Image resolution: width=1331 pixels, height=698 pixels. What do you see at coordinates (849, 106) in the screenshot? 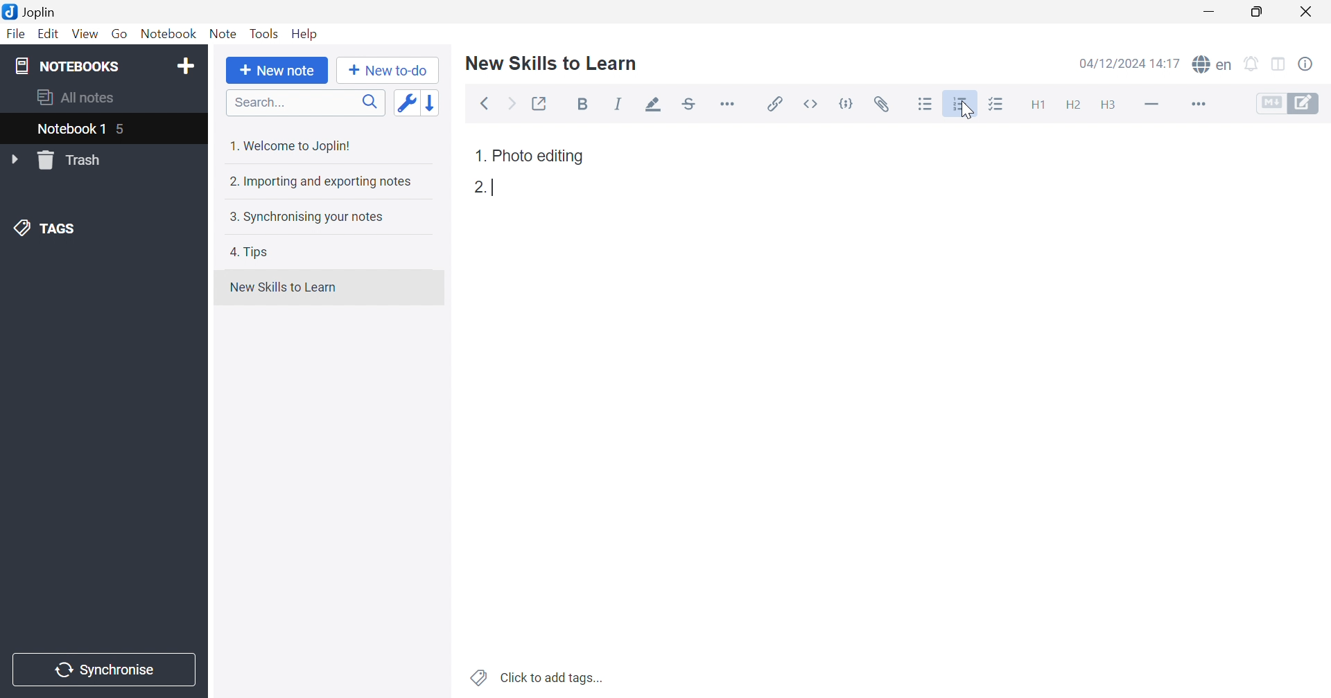
I see `Code Block` at bounding box center [849, 106].